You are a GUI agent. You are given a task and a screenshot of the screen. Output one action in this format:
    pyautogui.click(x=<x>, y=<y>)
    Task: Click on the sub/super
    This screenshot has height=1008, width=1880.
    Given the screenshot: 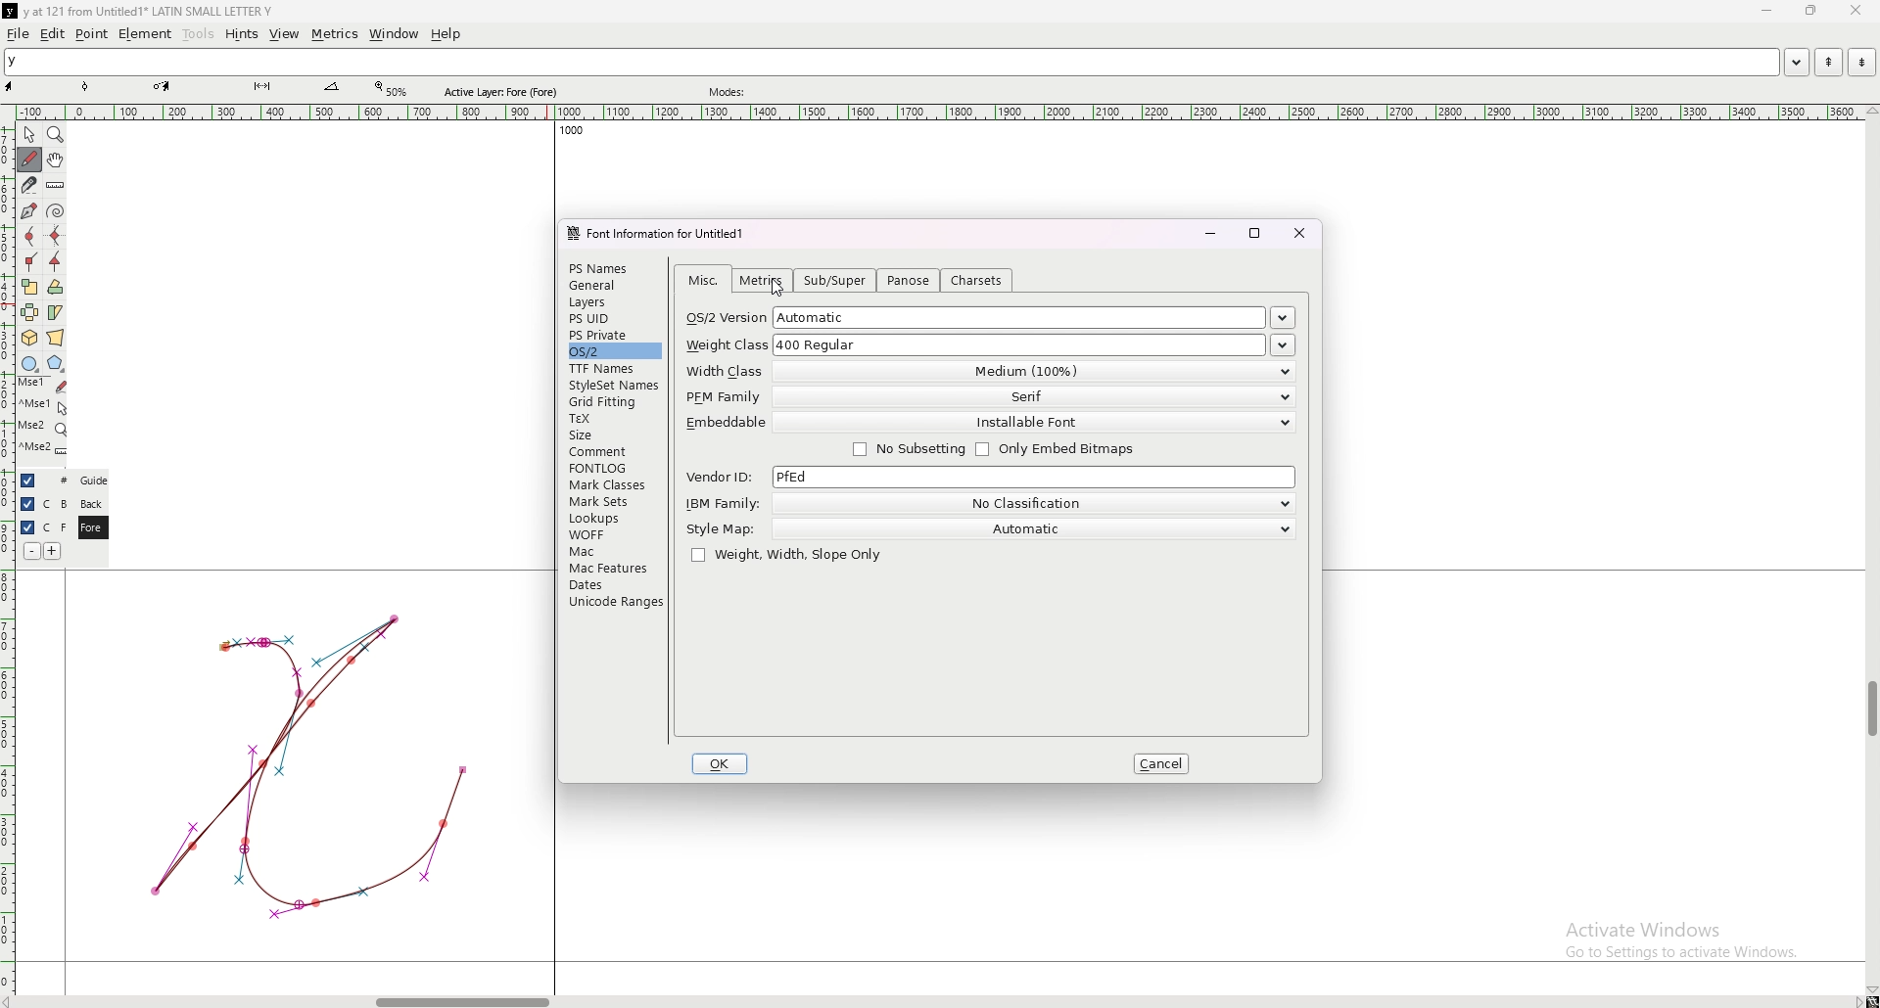 What is the action you would take?
    pyautogui.click(x=836, y=281)
    